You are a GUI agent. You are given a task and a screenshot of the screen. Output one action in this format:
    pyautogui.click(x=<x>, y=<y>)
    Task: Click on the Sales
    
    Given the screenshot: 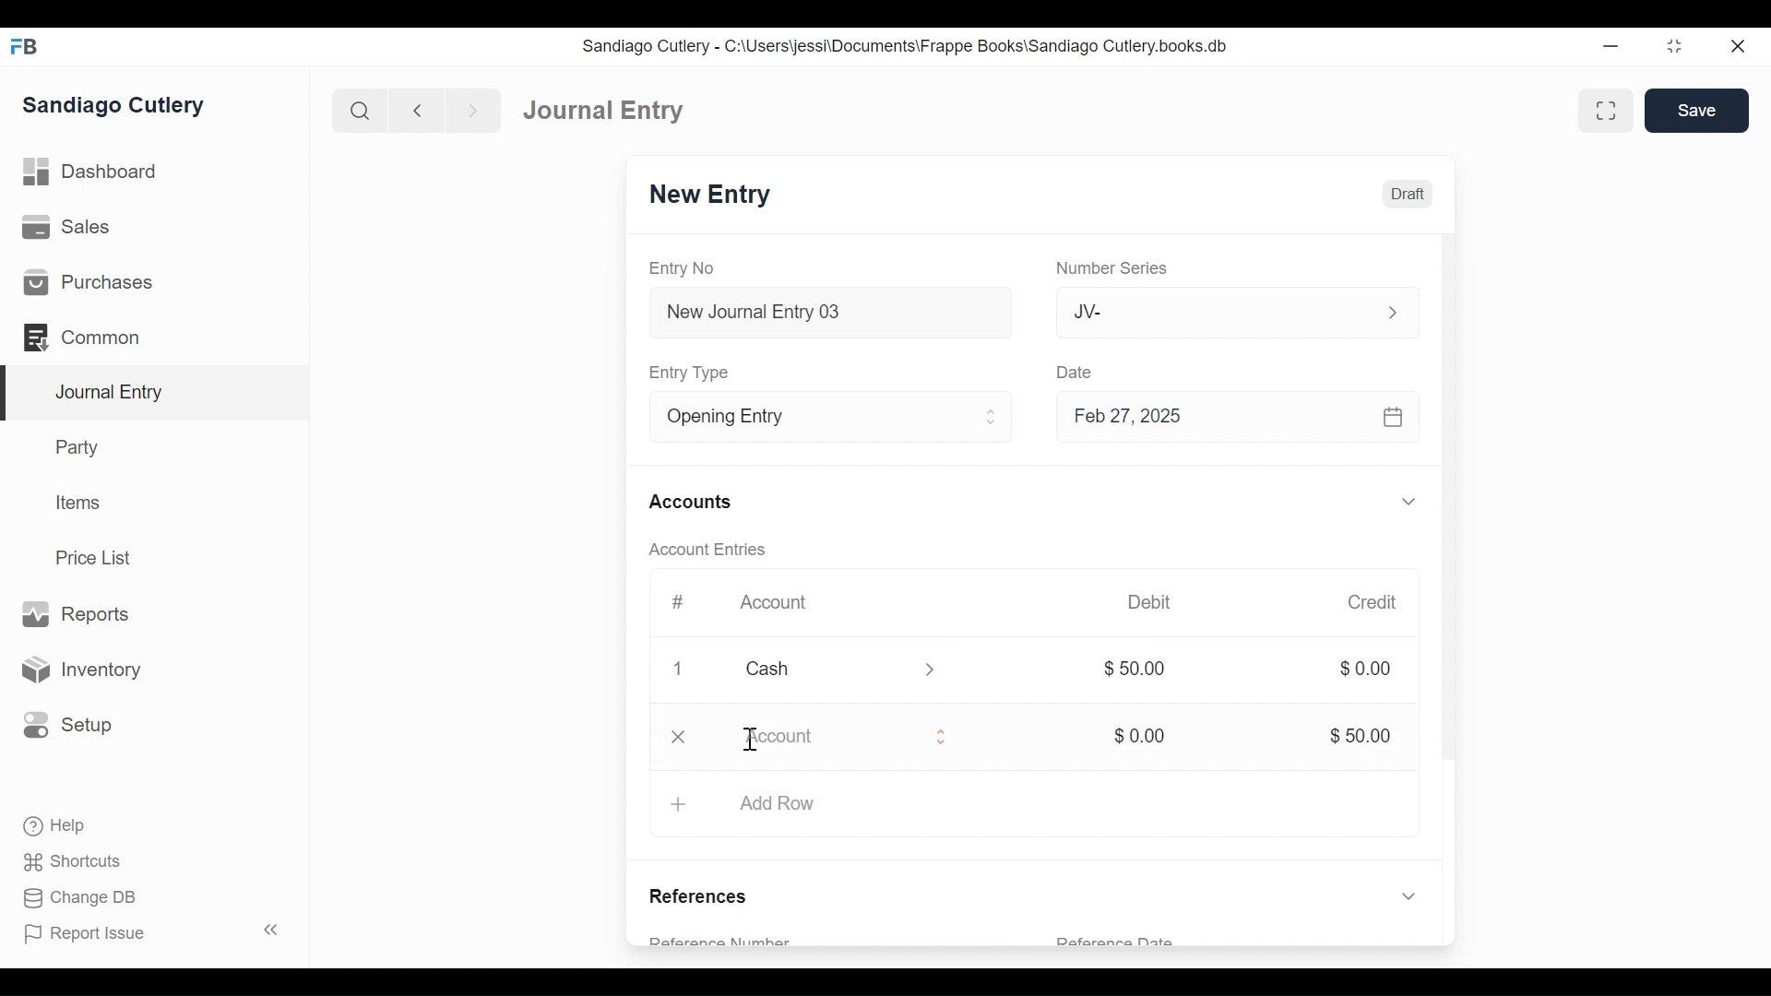 What is the action you would take?
    pyautogui.click(x=66, y=226)
    